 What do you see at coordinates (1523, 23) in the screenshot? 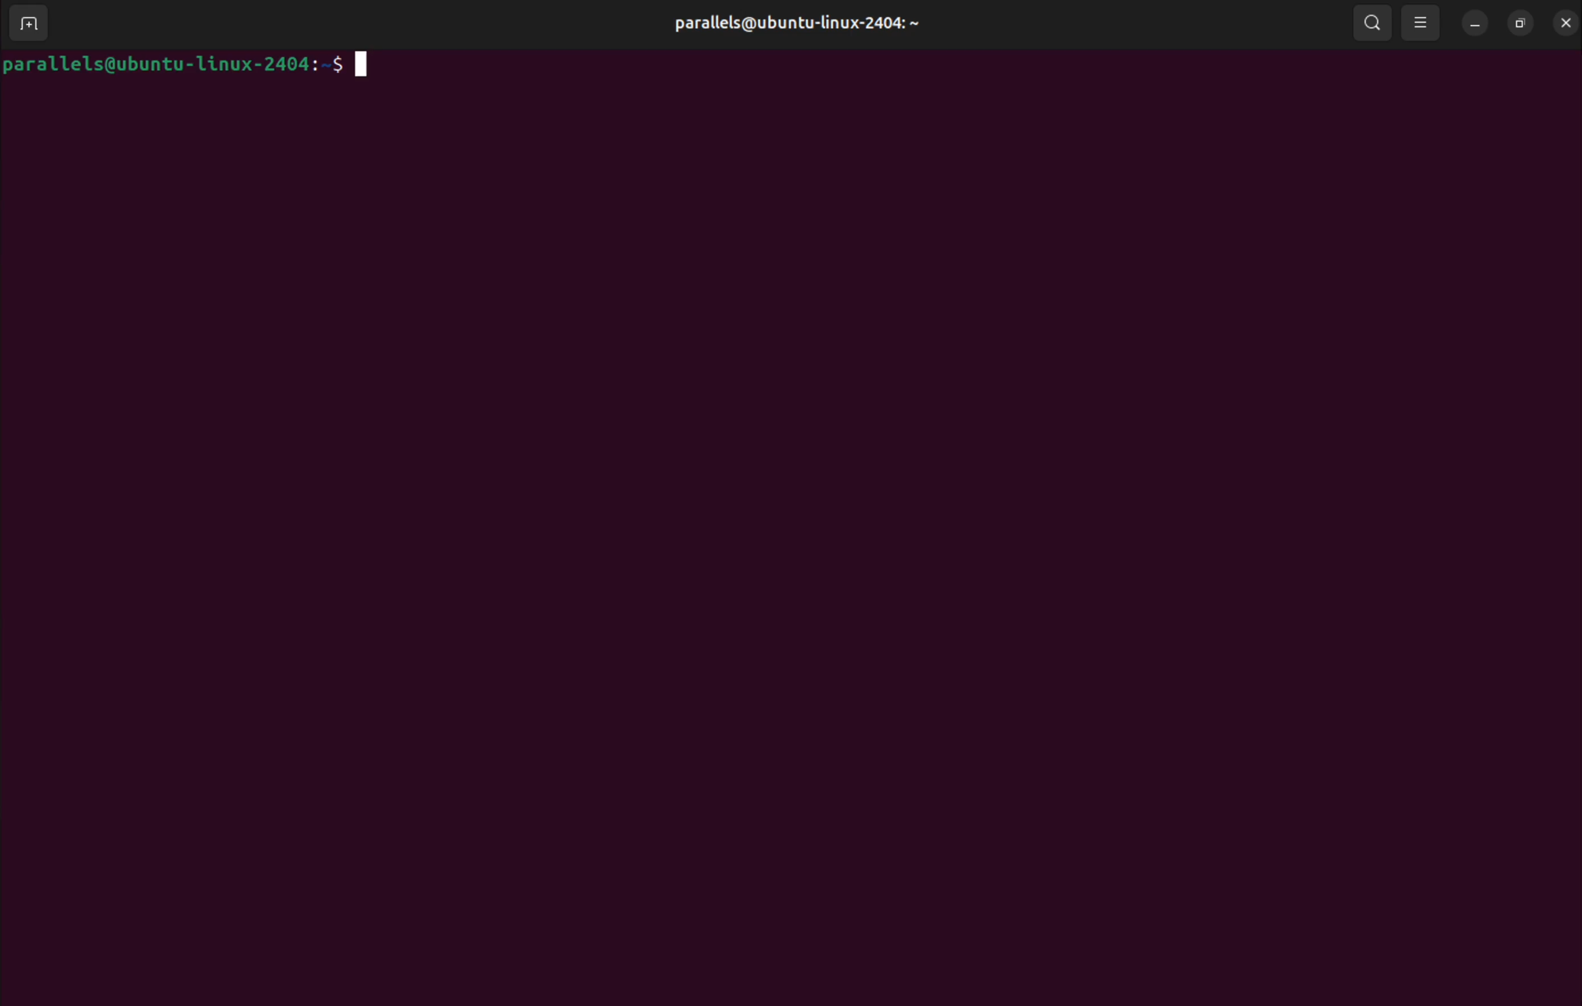
I see `resize` at bounding box center [1523, 23].